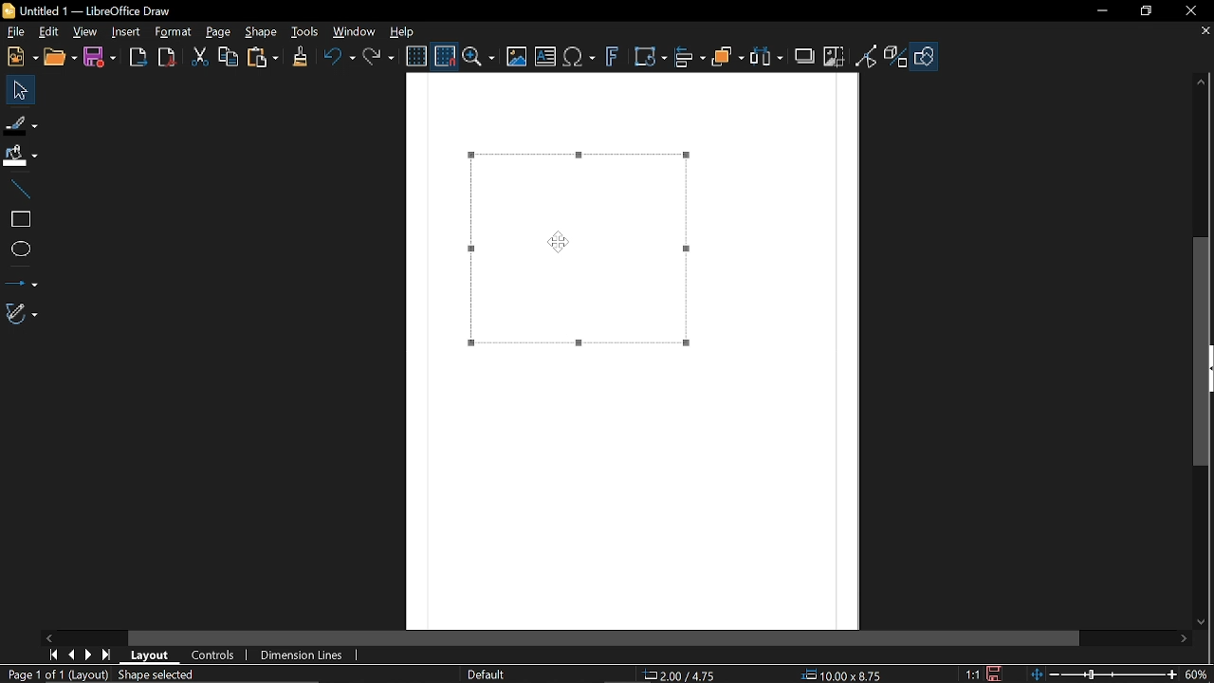 The width and height of the screenshot is (1214, 683). What do you see at coordinates (867, 57) in the screenshot?
I see `Toggle point of view` at bounding box center [867, 57].